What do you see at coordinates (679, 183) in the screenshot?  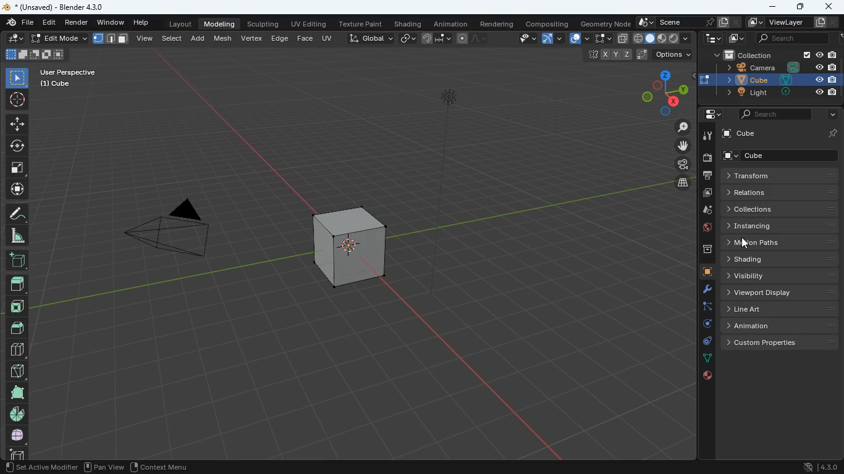 I see `layer` at bounding box center [679, 183].